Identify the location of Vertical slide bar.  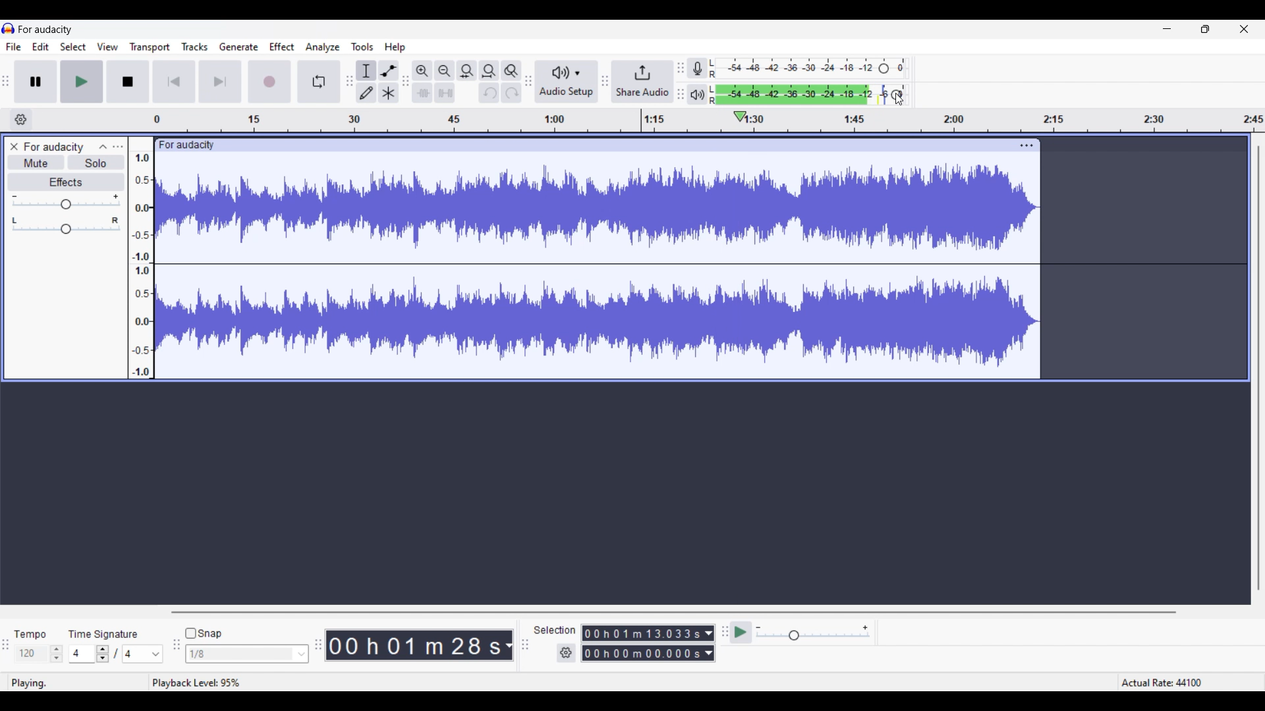
(1258, 369).